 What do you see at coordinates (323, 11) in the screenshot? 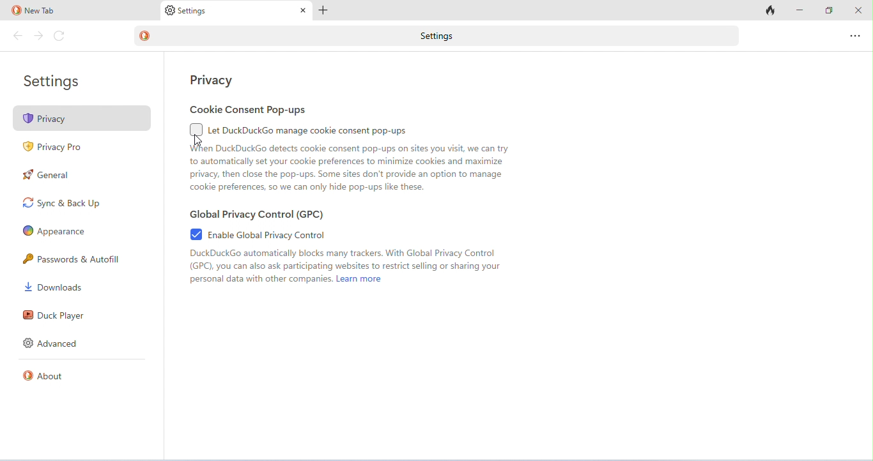
I see `add new tab` at bounding box center [323, 11].